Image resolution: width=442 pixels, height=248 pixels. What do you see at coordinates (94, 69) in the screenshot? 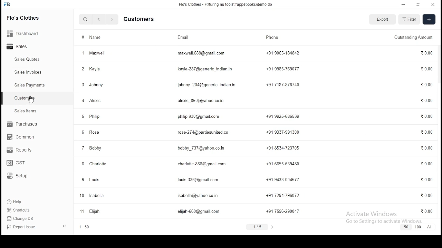
I see `Kayla` at bounding box center [94, 69].